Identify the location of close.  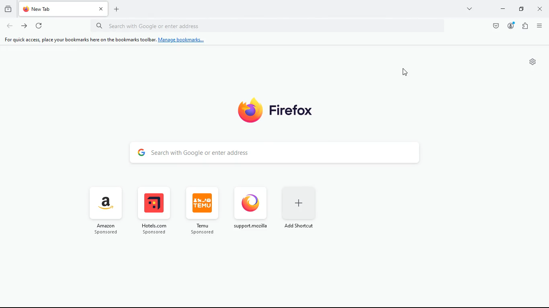
(541, 10).